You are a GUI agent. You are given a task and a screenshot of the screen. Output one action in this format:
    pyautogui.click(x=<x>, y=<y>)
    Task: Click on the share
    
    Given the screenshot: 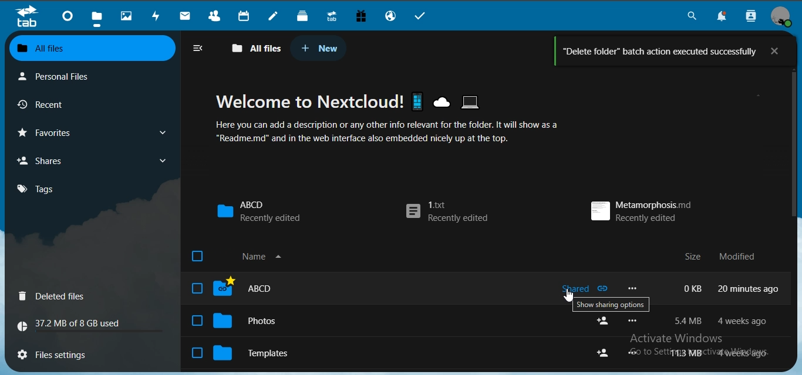 What is the action you would take?
    pyautogui.click(x=605, y=352)
    